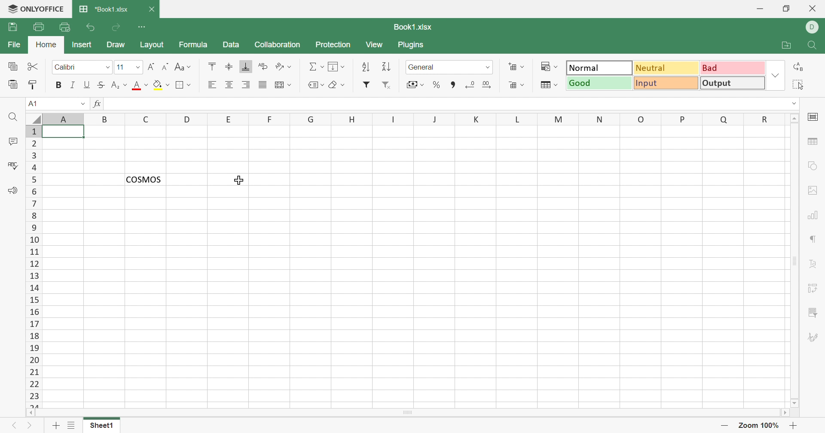 The height and width of the screenshot is (433, 825). What do you see at coordinates (102, 85) in the screenshot?
I see `Strikethrough` at bounding box center [102, 85].